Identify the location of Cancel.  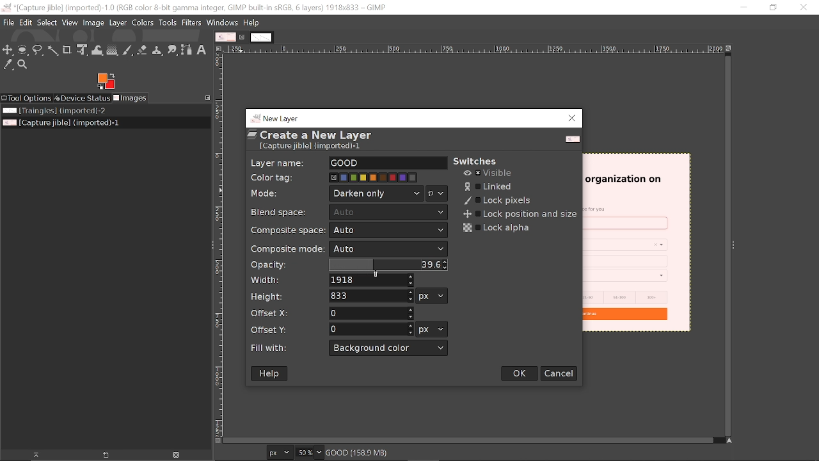
(559, 373).